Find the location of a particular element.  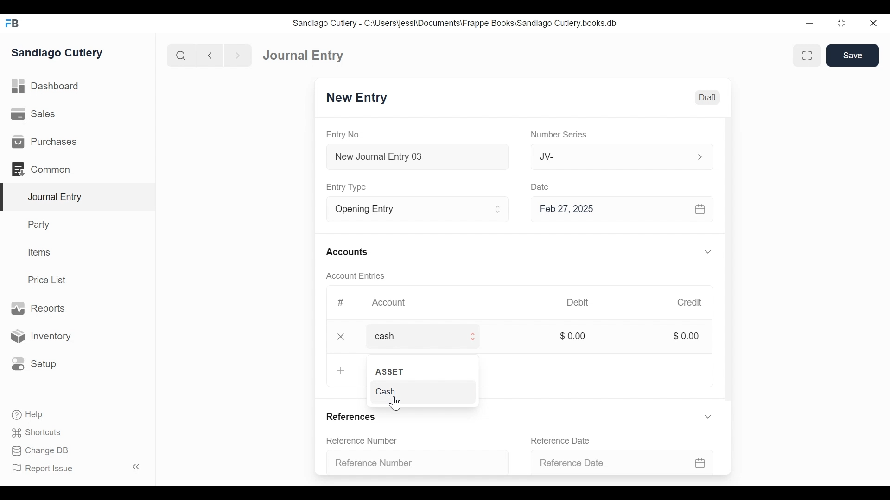

Setup is located at coordinates (34, 364).